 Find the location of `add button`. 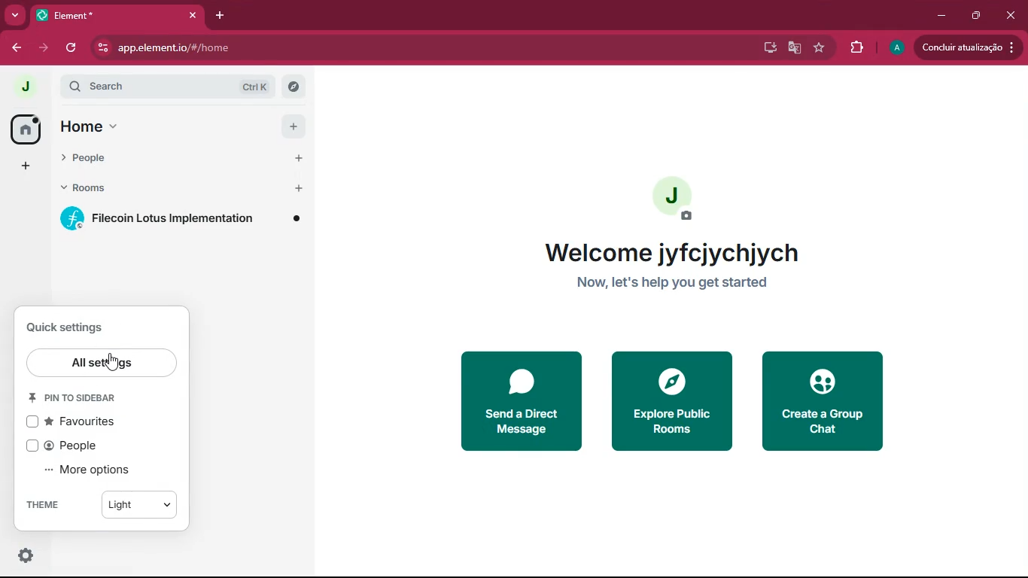

add button is located at coordinates (293, 124).